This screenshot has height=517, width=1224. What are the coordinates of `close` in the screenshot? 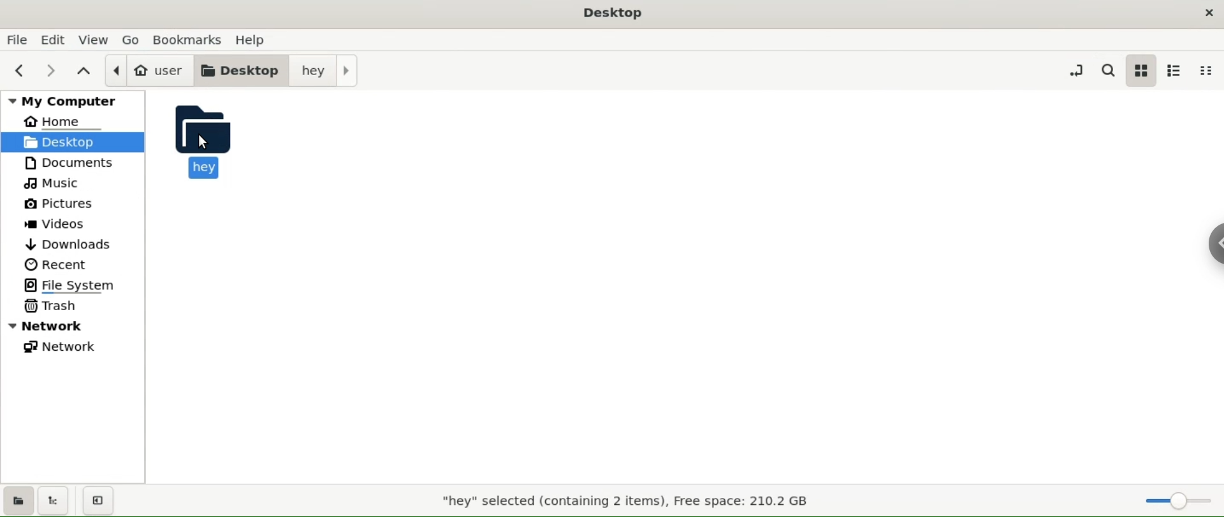 It's located at (1207, 12).